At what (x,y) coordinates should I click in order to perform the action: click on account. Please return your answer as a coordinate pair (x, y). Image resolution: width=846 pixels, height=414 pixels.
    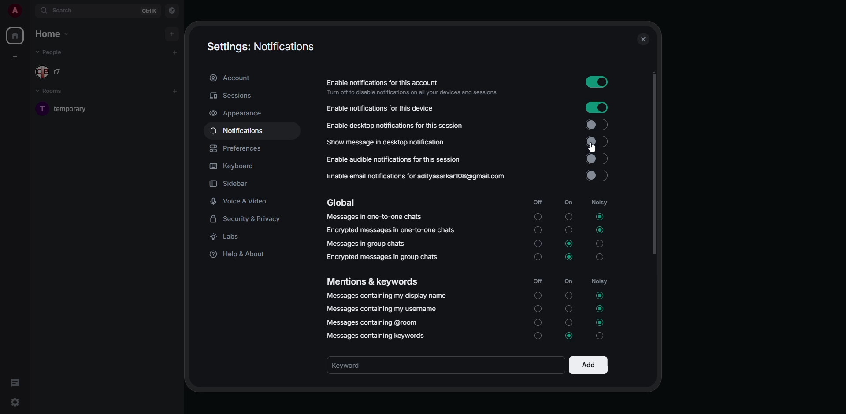
    Looking at the image, I should click on (231, 78).